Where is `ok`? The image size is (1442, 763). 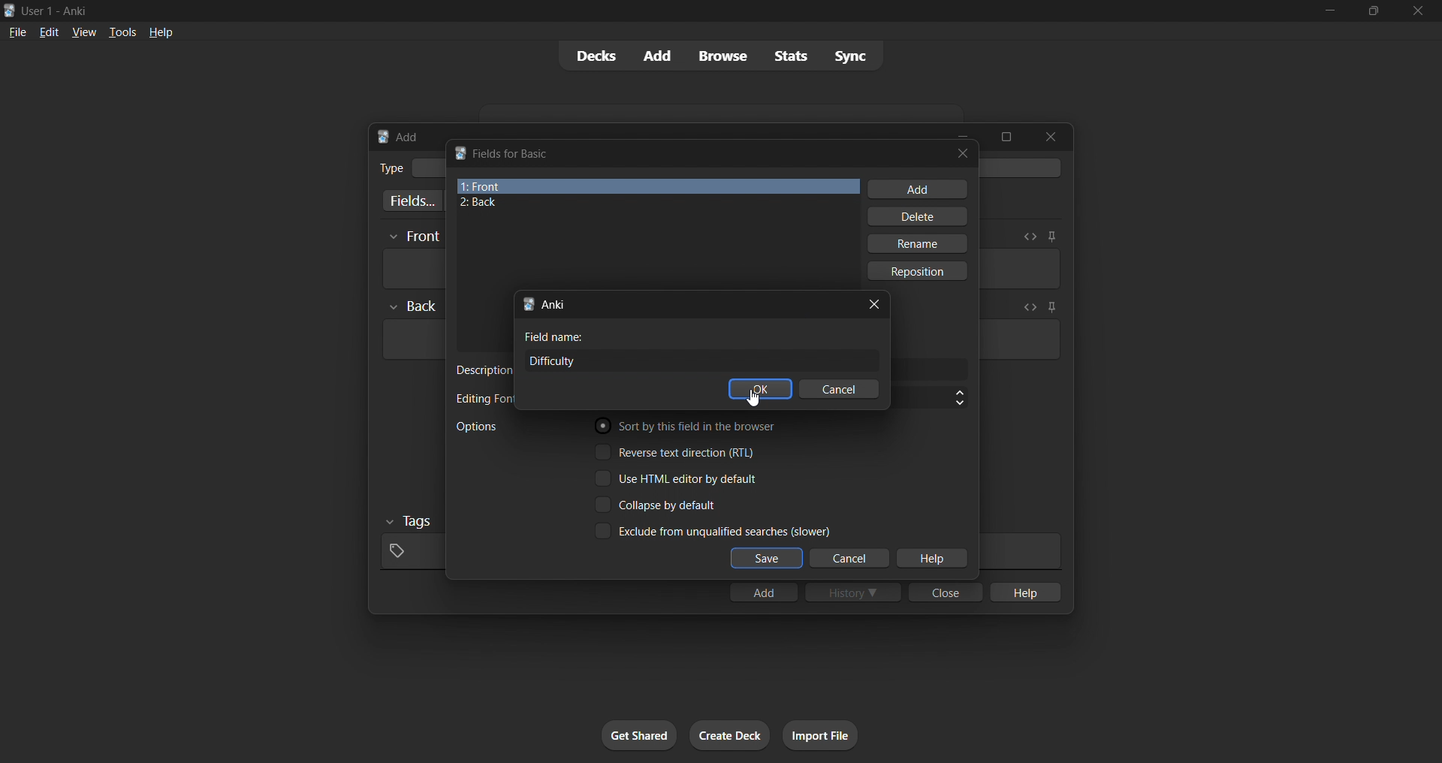
ok is located at coordinates (760, 388).